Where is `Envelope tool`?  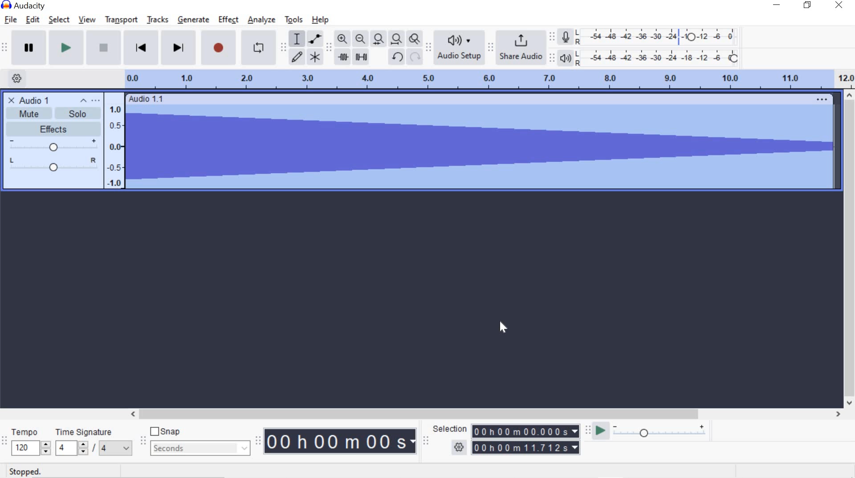
Envelope tool is located at coordinates (313, 39).